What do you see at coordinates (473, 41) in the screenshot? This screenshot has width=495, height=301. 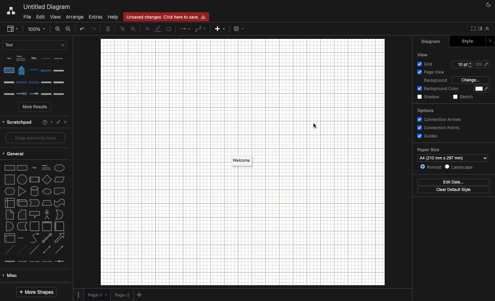 I see `Style` at bounding box center [473, 41].